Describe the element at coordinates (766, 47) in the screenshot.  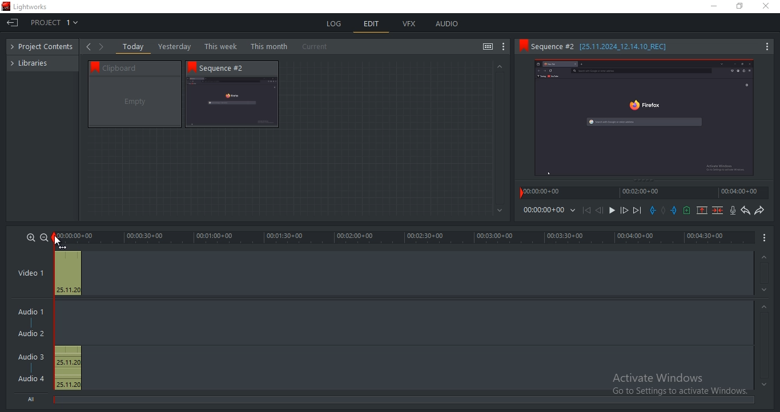
I see `Show settings menu` at that location.